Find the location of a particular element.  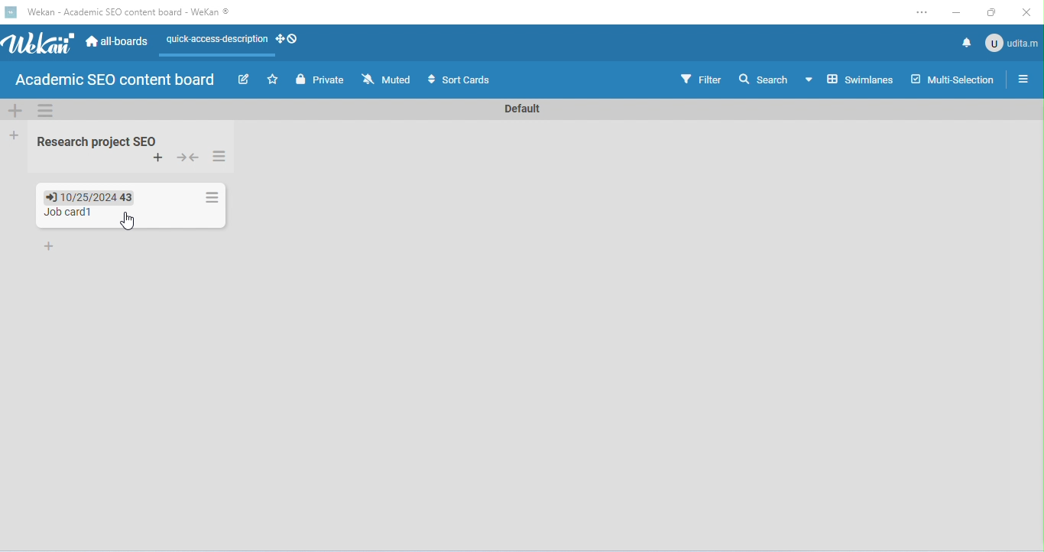

title is located at coordinates (122, 13).